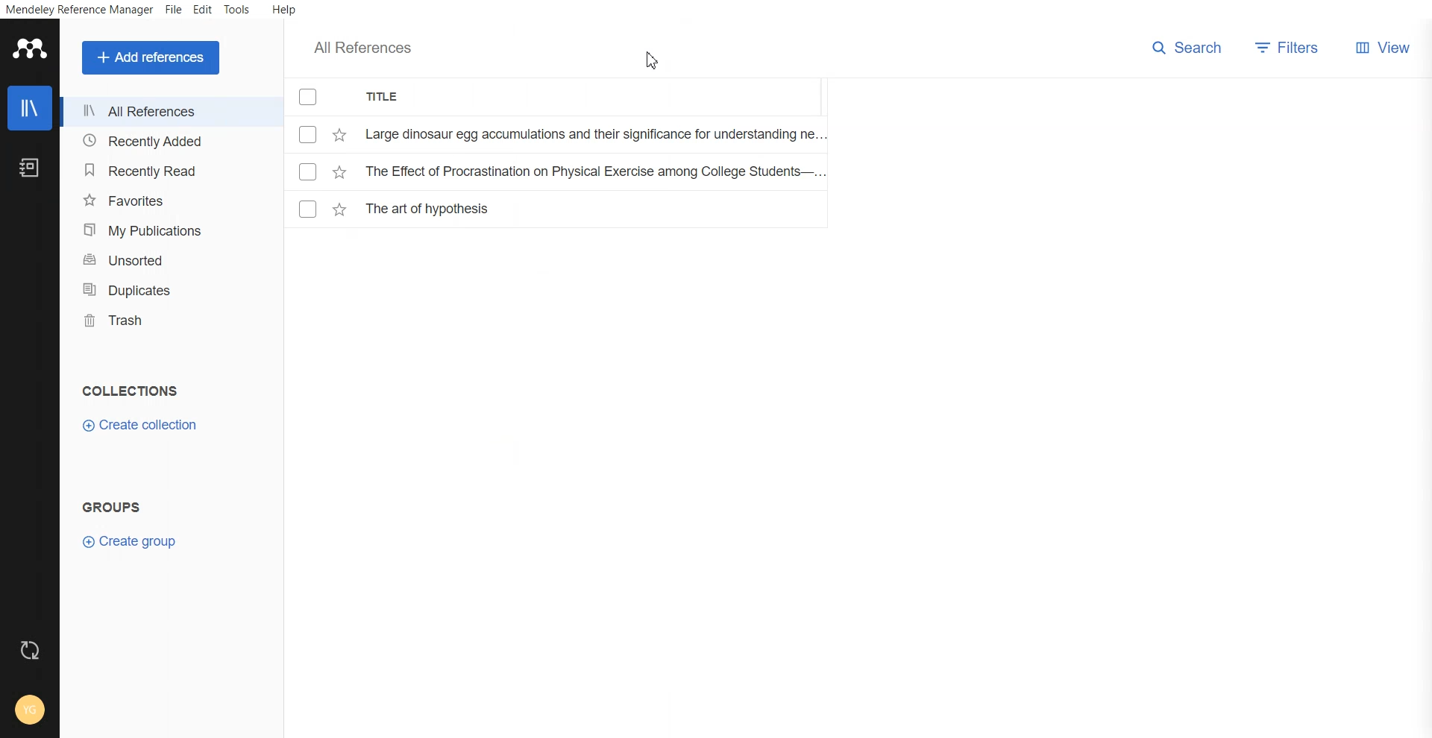 The height and width of the screenshot is (738, 1432). I want to click on My Publication, so click(160, 230).